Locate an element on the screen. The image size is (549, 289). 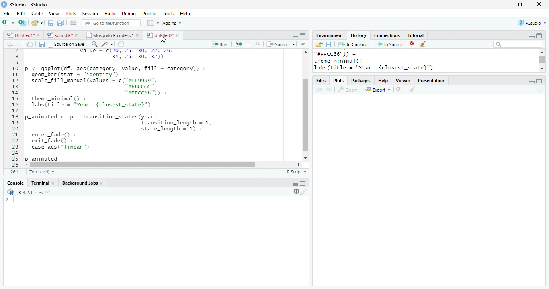
Help is located at coordinates (383, 81).